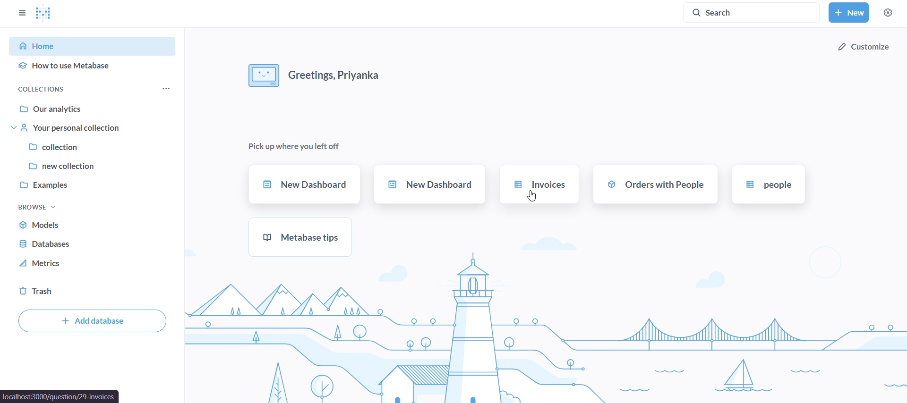 This screenshot has width=907, height=403. What do you see at coordinates (299, 236) in the screenshot?
I see `metabase tips` at bounding box center [299, 236].